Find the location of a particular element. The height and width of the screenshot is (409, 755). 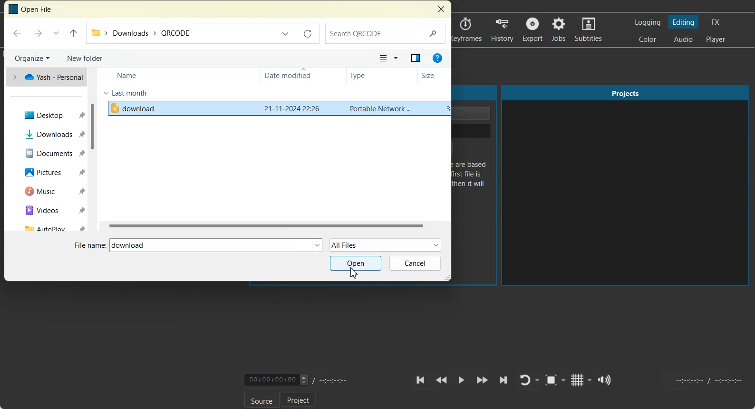

Keyframes is located at coordinates (467, 29).